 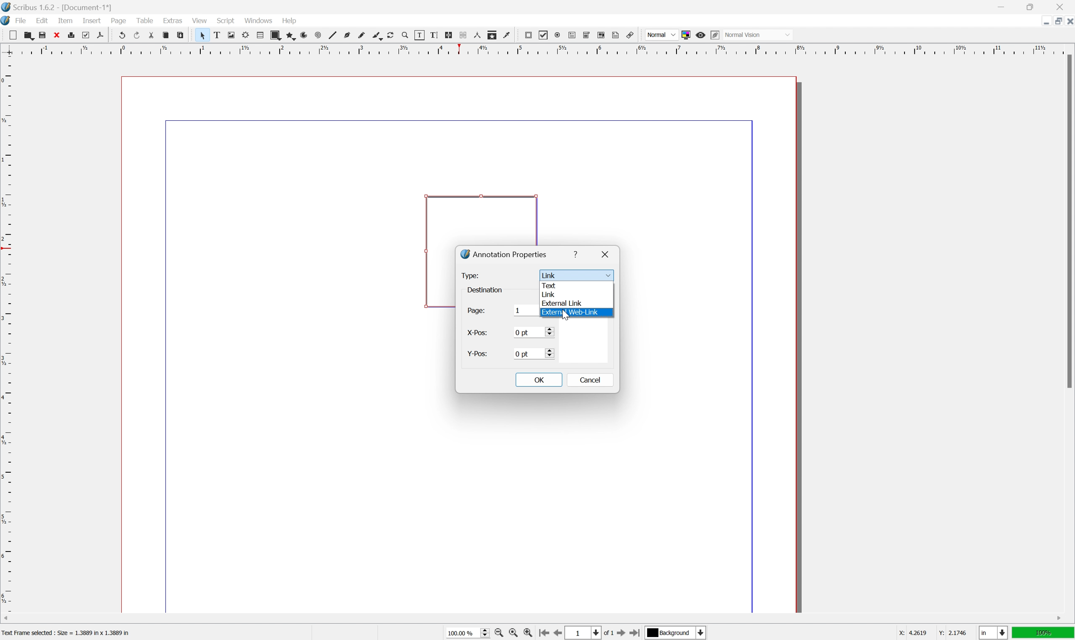 What do you see at coordinates (477, 35) in the screenshot?
I see `measurements` at bounding box center [477, 35].